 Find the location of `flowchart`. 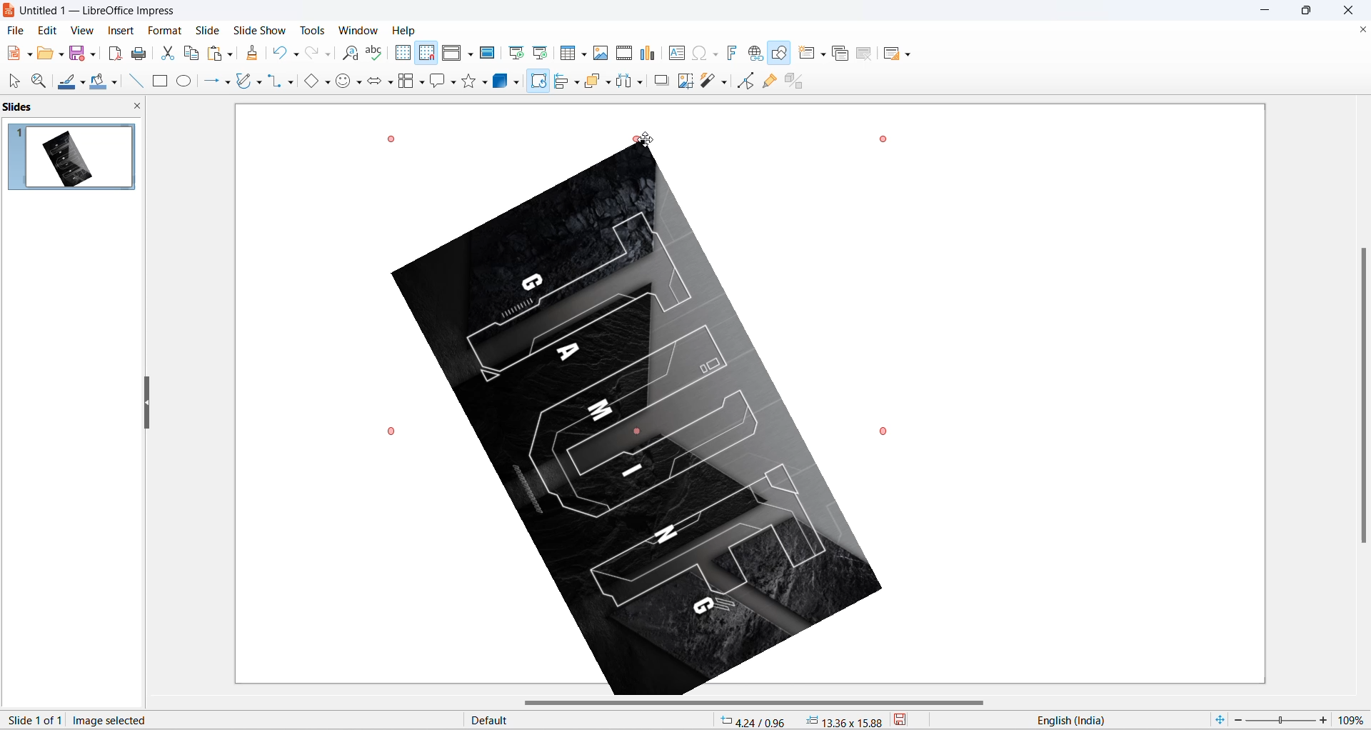

flowchart is located at coordinates (406, 82).